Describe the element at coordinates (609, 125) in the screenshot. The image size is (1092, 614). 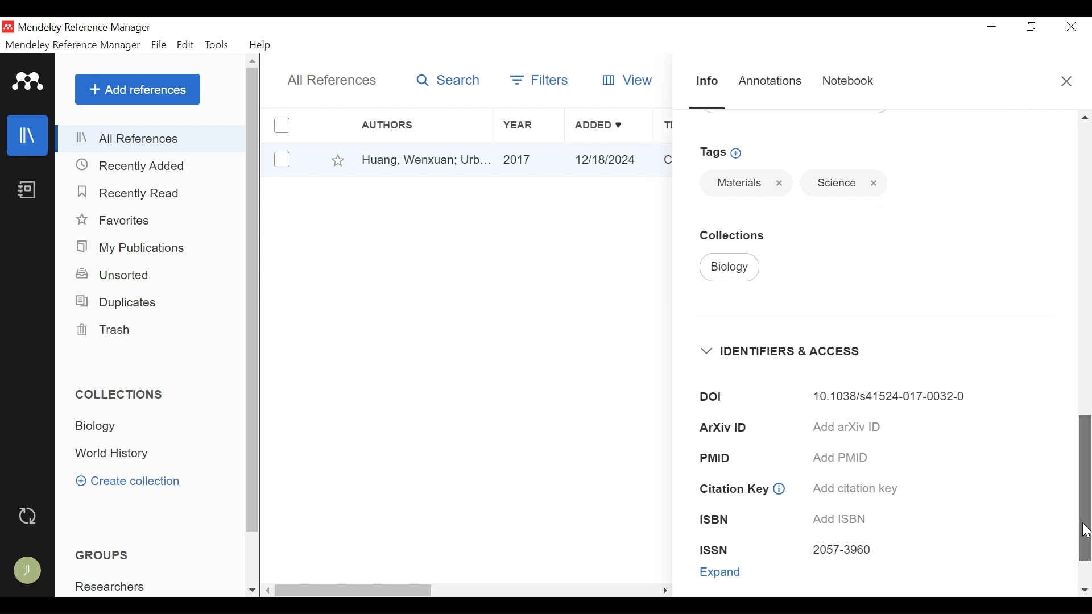
I see `Added` at that location.